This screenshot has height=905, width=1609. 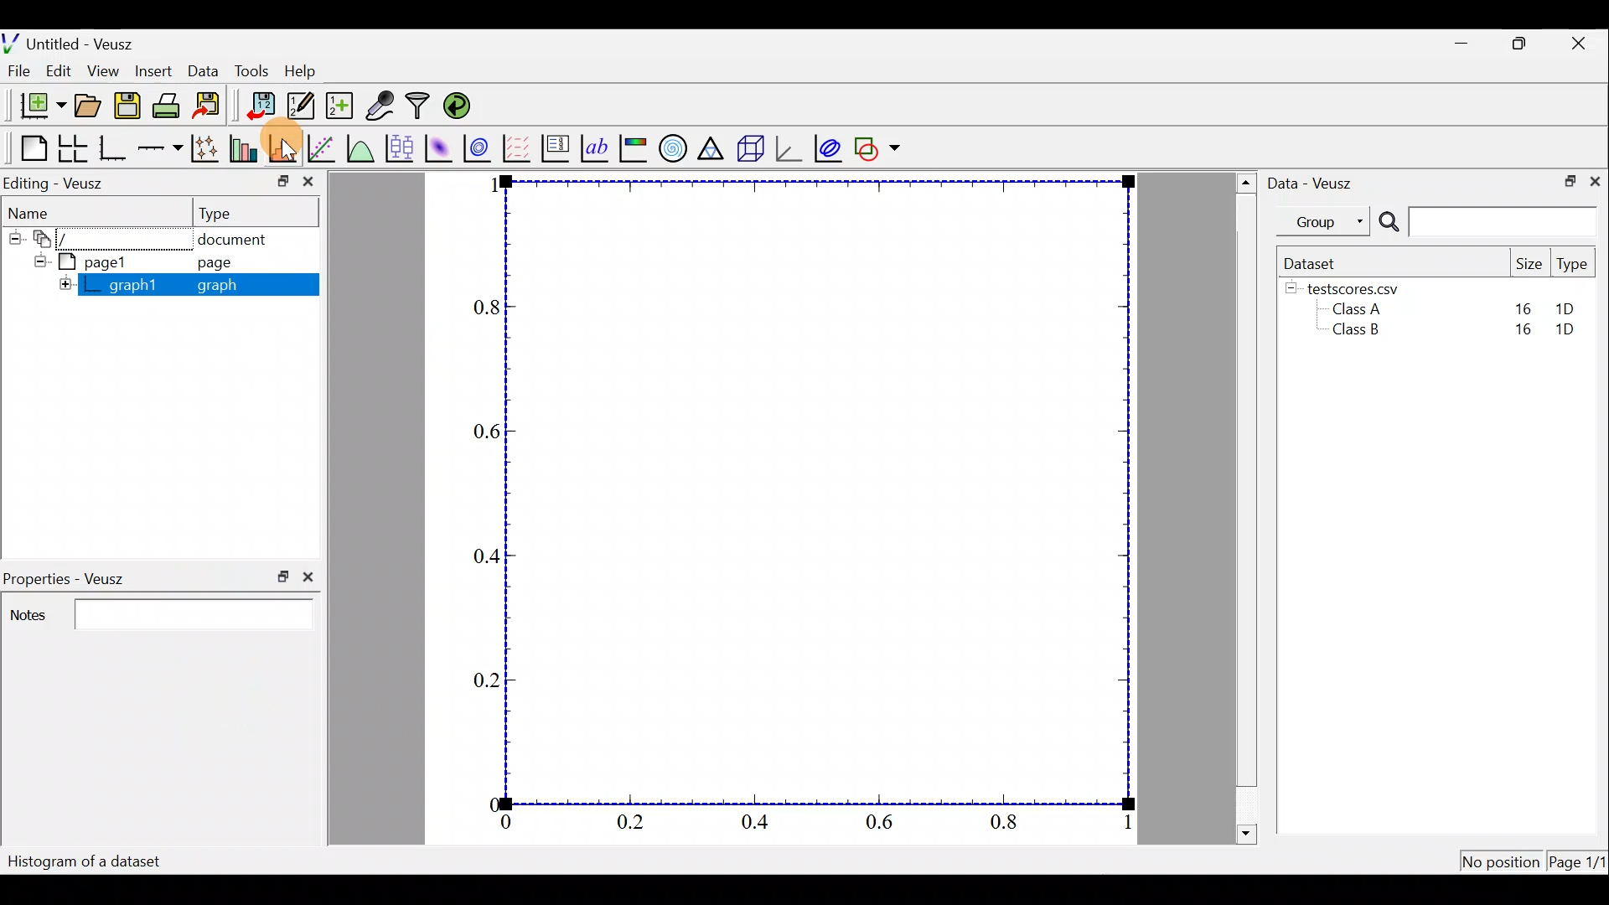 I want to click on Edit, so click(x=62, y=71).